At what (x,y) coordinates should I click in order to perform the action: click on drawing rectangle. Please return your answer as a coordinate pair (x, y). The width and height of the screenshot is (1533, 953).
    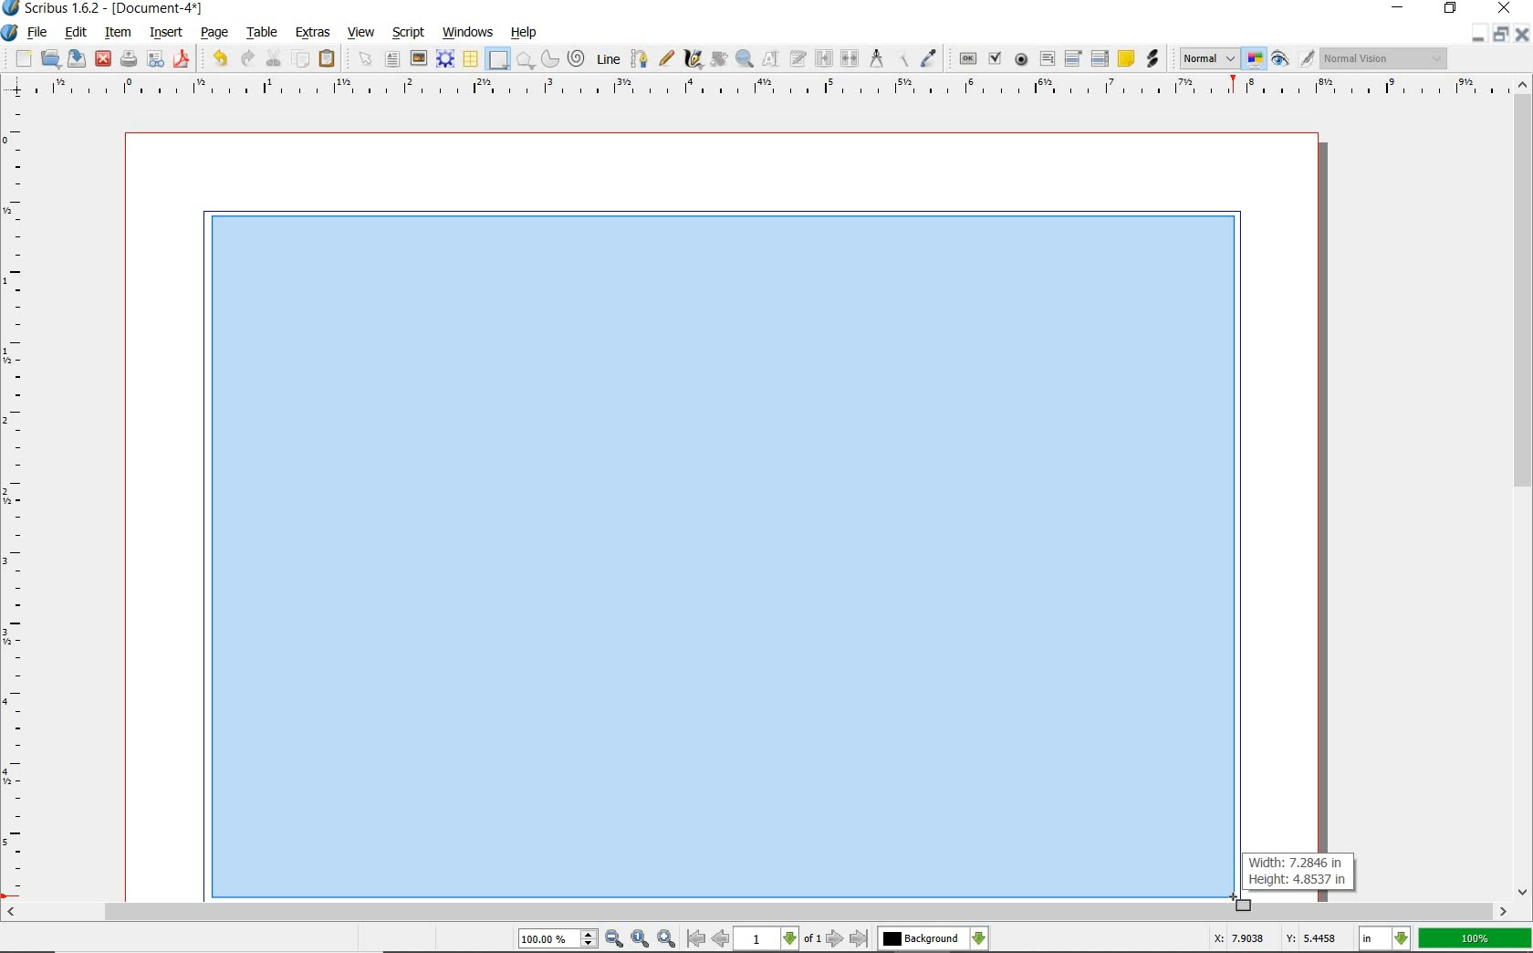
    Looking at the image, I should click on (710, 550).